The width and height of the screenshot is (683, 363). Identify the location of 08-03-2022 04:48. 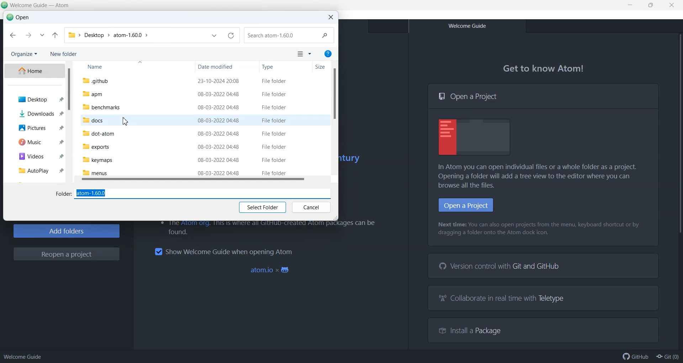
(219, 160).